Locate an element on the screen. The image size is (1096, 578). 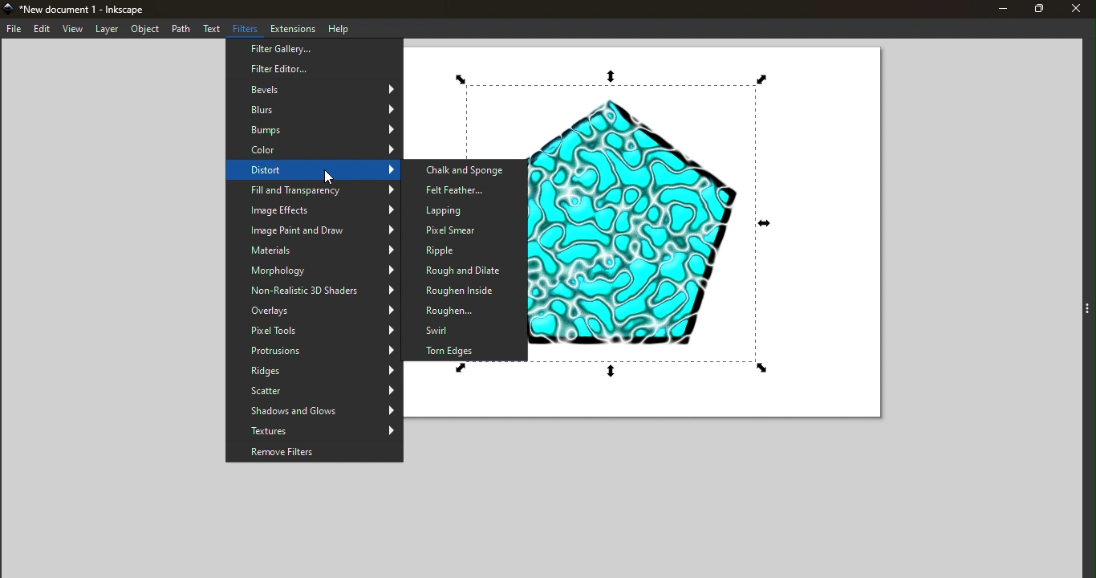
Close is located at coordinates (1079, 8).